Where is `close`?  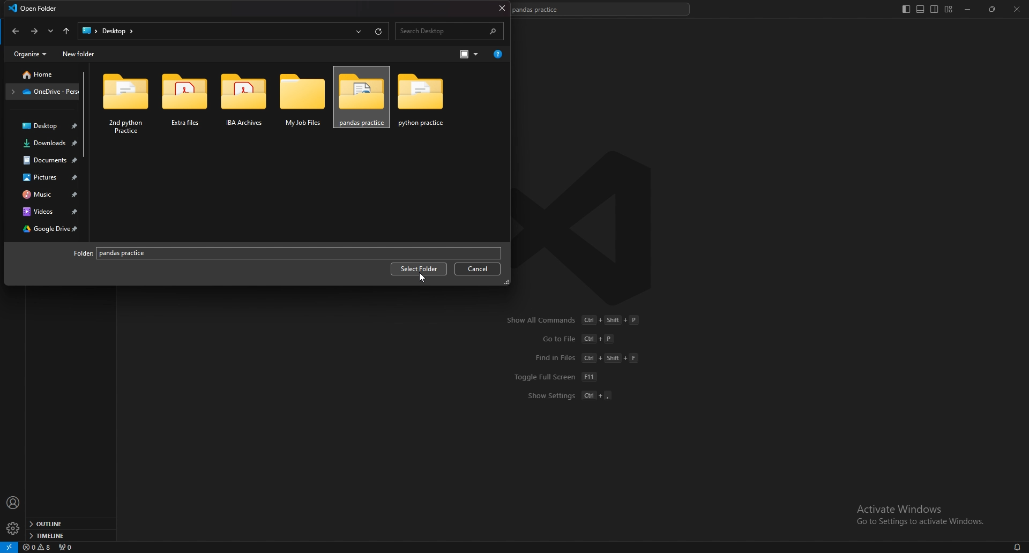 close is located at coordinates (1017, 9).